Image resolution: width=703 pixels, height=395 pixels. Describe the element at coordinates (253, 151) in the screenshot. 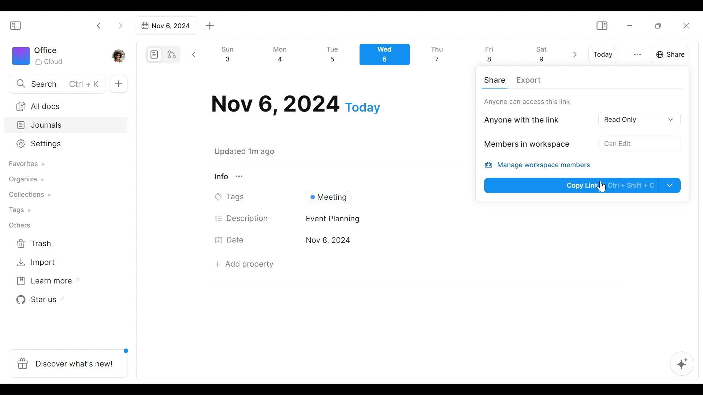

I see `Saved` at that location.